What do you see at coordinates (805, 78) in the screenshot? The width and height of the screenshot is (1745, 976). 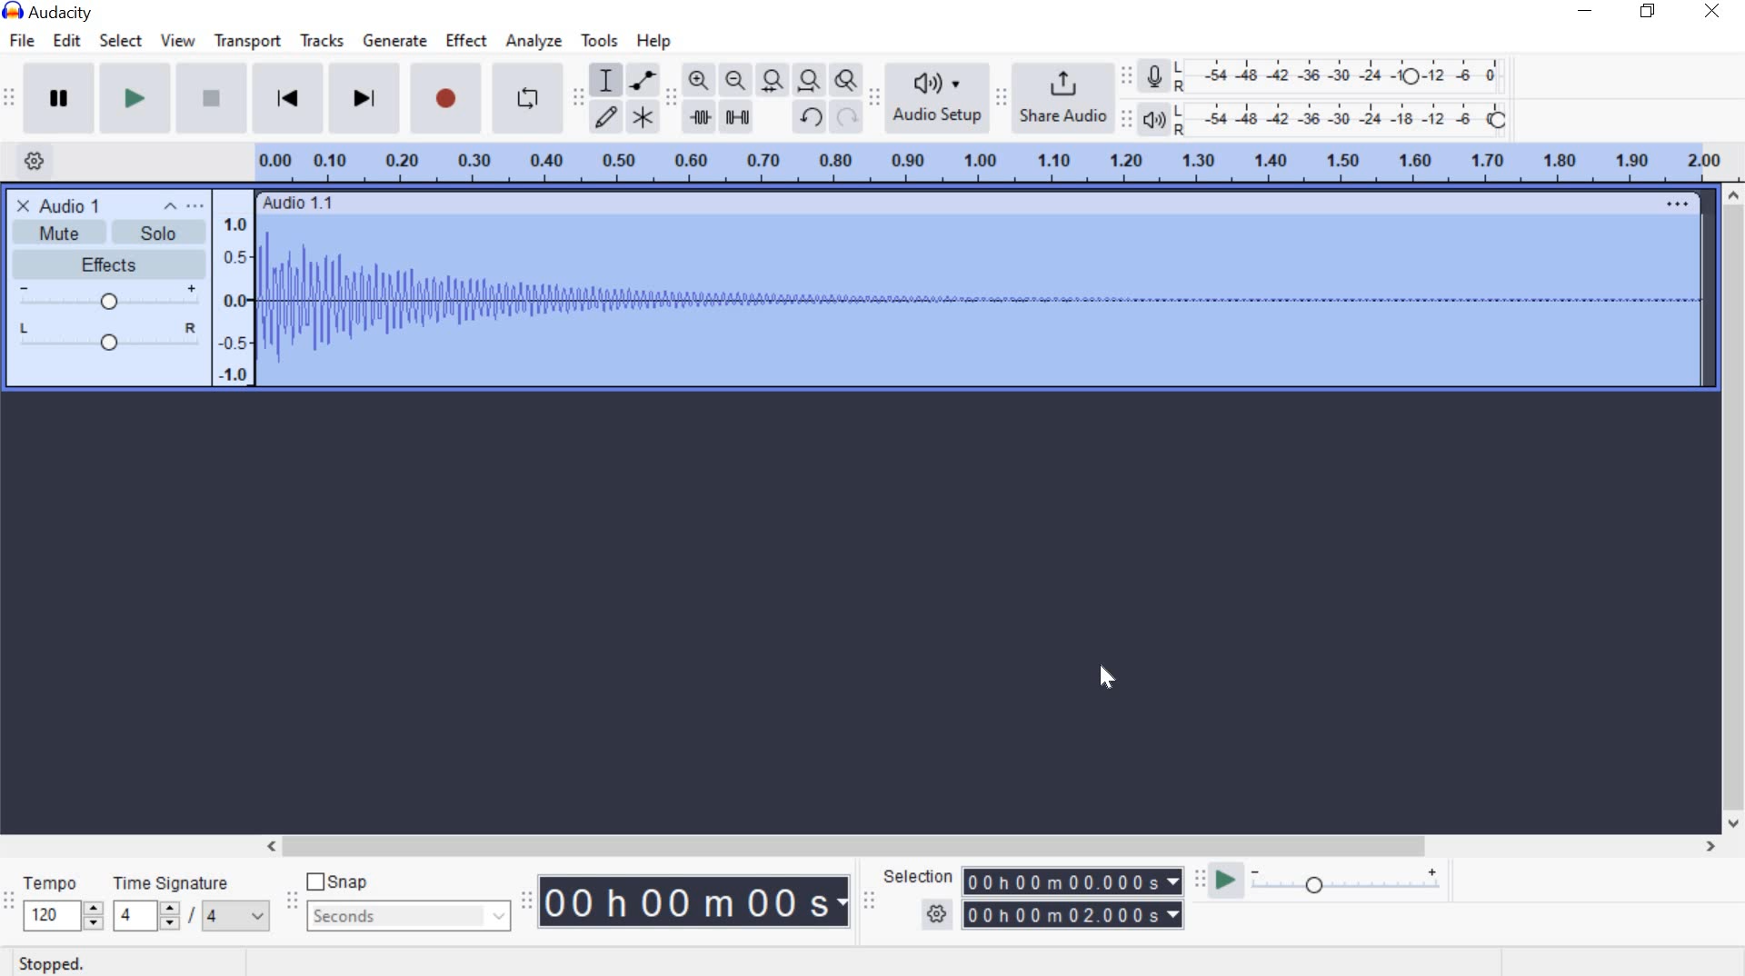 I see `Fit project to width` at bounding box center [805, 78].